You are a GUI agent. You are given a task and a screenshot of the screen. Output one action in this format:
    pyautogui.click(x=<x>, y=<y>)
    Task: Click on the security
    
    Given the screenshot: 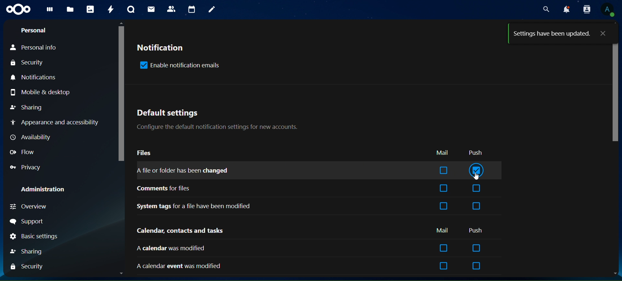 What is the action you would take?
    pyautogui.click(x=27, y=266)
    